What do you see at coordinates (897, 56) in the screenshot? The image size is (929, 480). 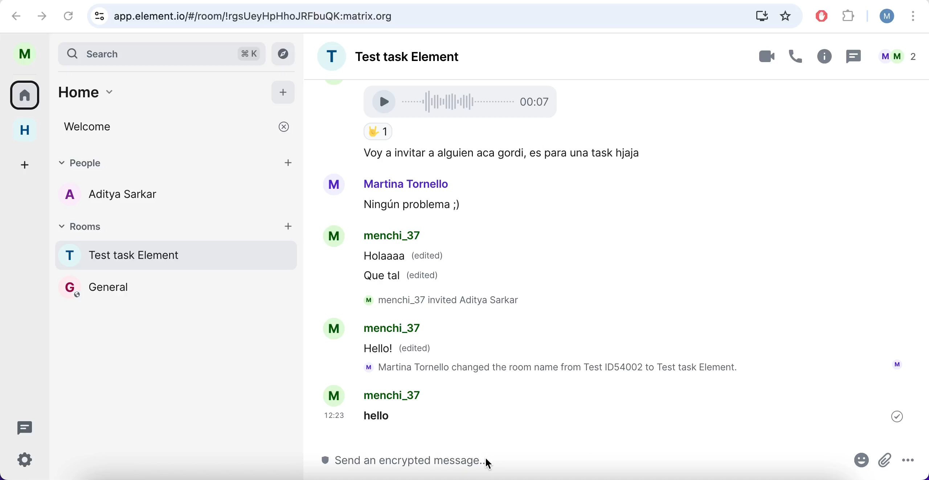 I see `people` at bounding box center [897, 56].